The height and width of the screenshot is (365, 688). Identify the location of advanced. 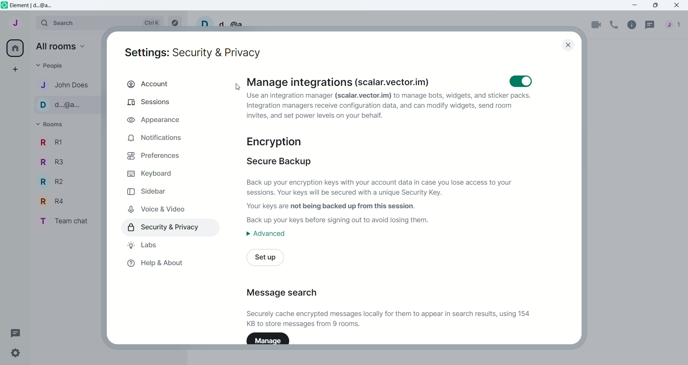
(268, 234).